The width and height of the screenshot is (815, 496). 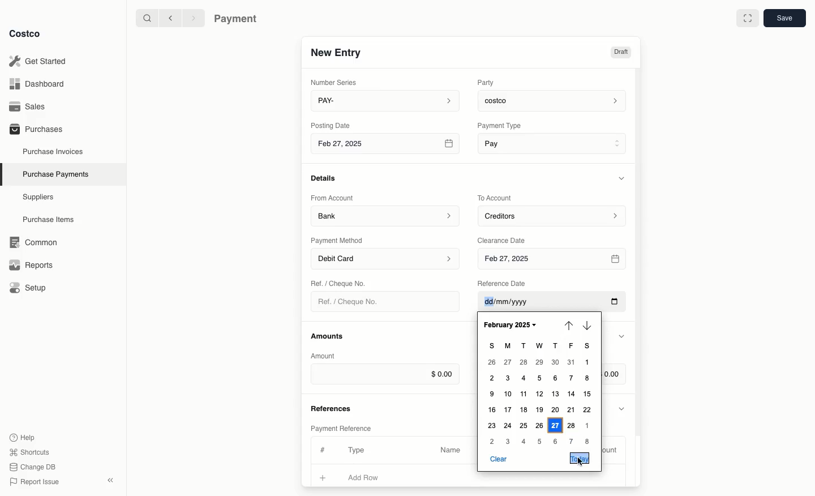 I want to click on Purchases, so click(x=36, y=129).